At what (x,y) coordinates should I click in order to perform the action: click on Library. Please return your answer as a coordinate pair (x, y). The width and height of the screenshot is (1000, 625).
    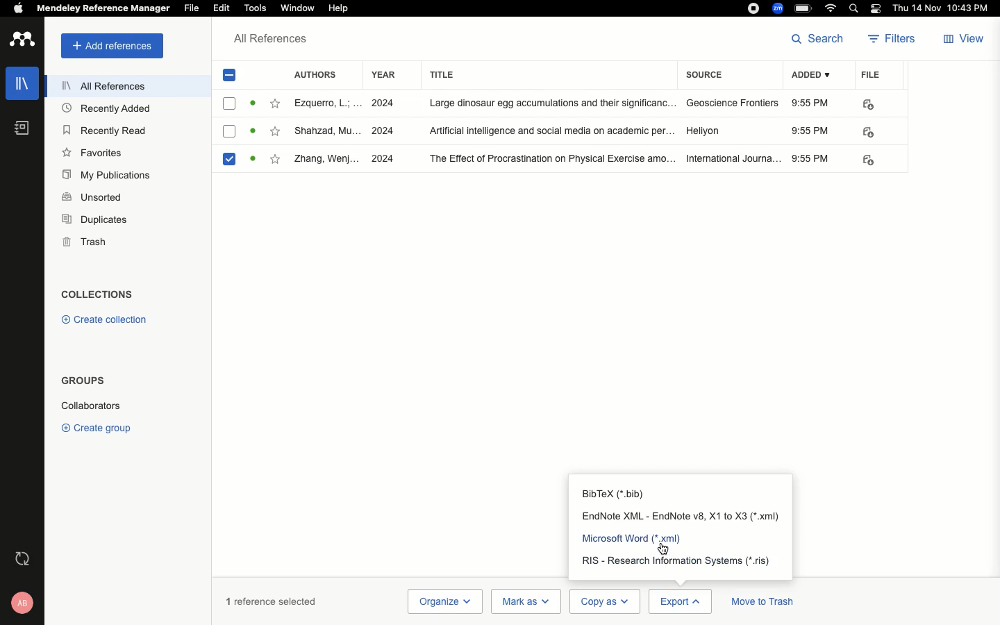
    Looking at the image, I should click on (23, 80).